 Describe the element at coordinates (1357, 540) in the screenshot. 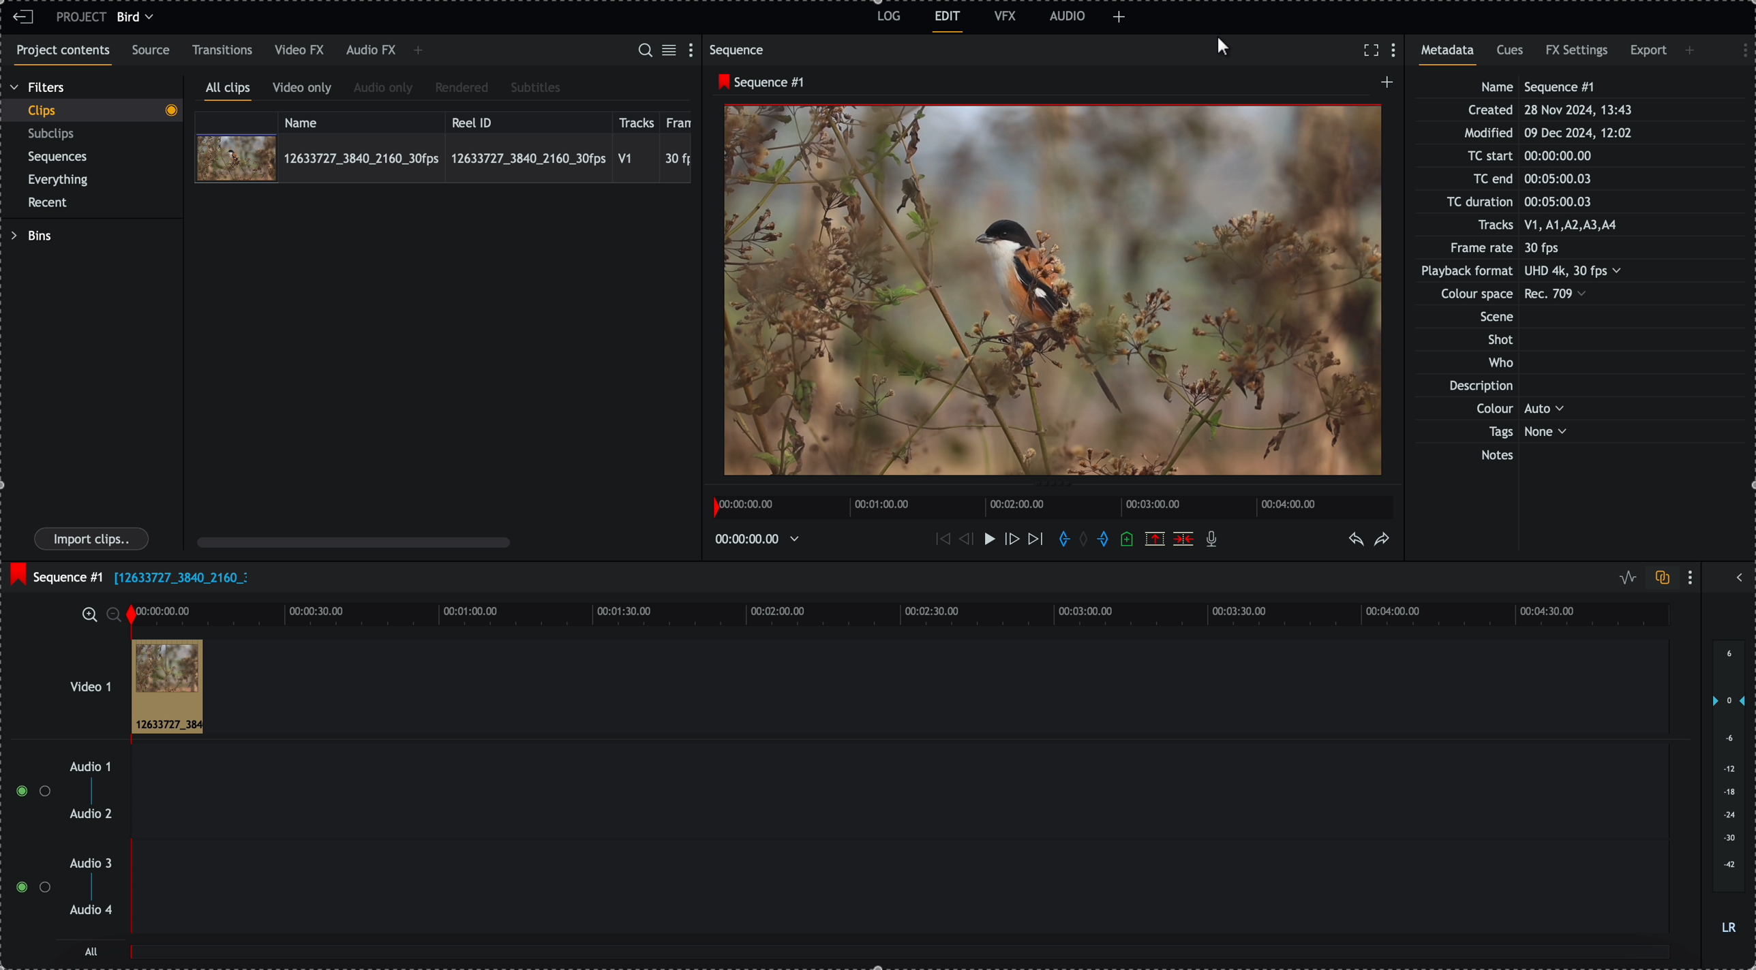

I see `undo` at that location.